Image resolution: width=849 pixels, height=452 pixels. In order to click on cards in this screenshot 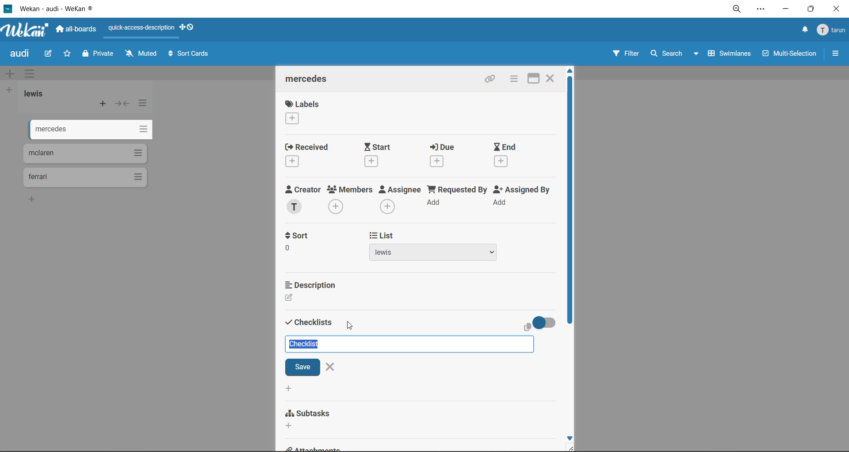, I will do `click(89, 177)`.